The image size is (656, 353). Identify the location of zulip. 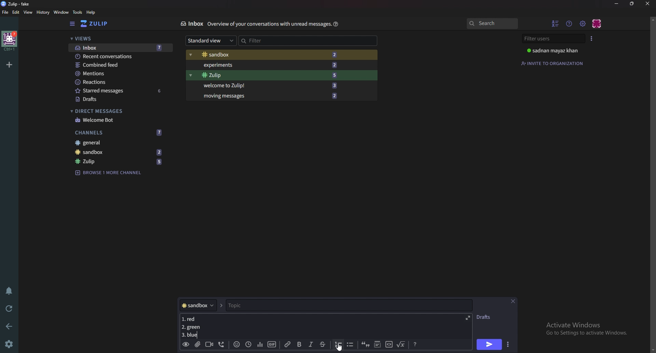
(121, 162).